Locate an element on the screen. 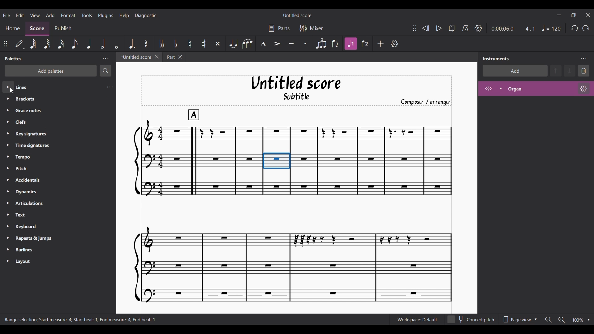 The height and width of the screenshot is (334, 594). Current zoom factor is located at coordinates (578, 320).